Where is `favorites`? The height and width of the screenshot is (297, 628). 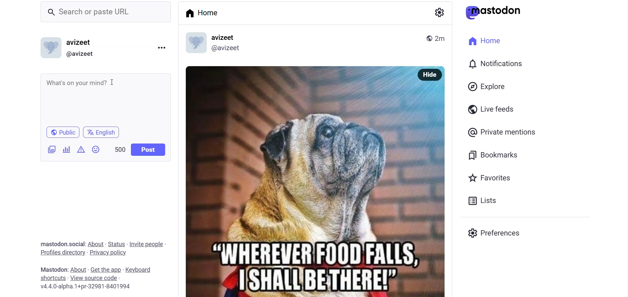 favorites is located at coordinates (493, 177).